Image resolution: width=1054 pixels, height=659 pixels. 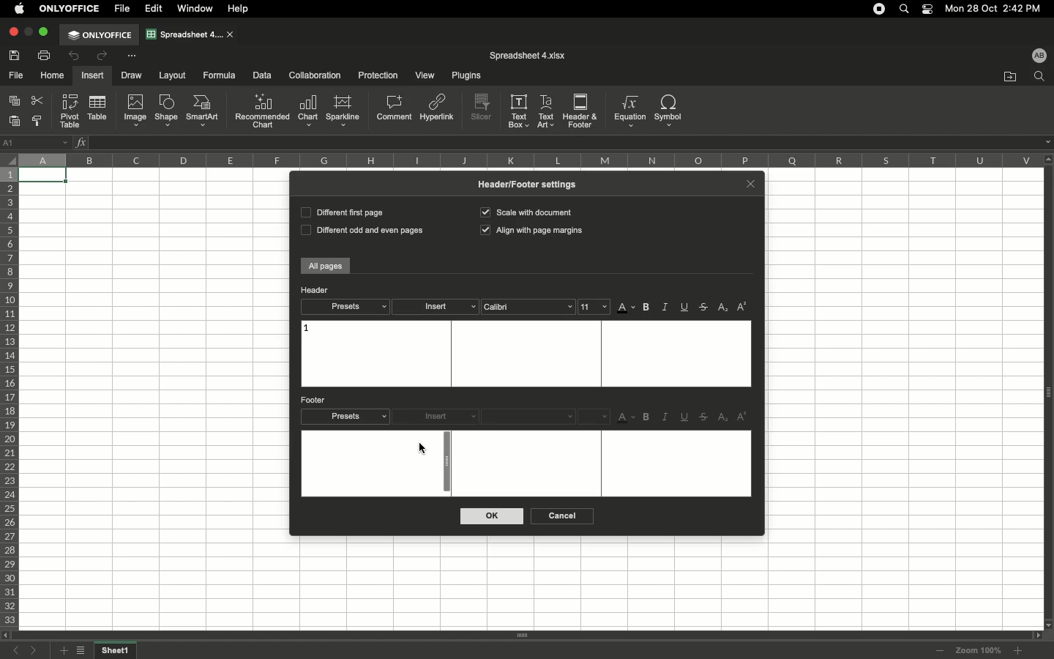 I want to click on Chart, so click(x=308, y=111).